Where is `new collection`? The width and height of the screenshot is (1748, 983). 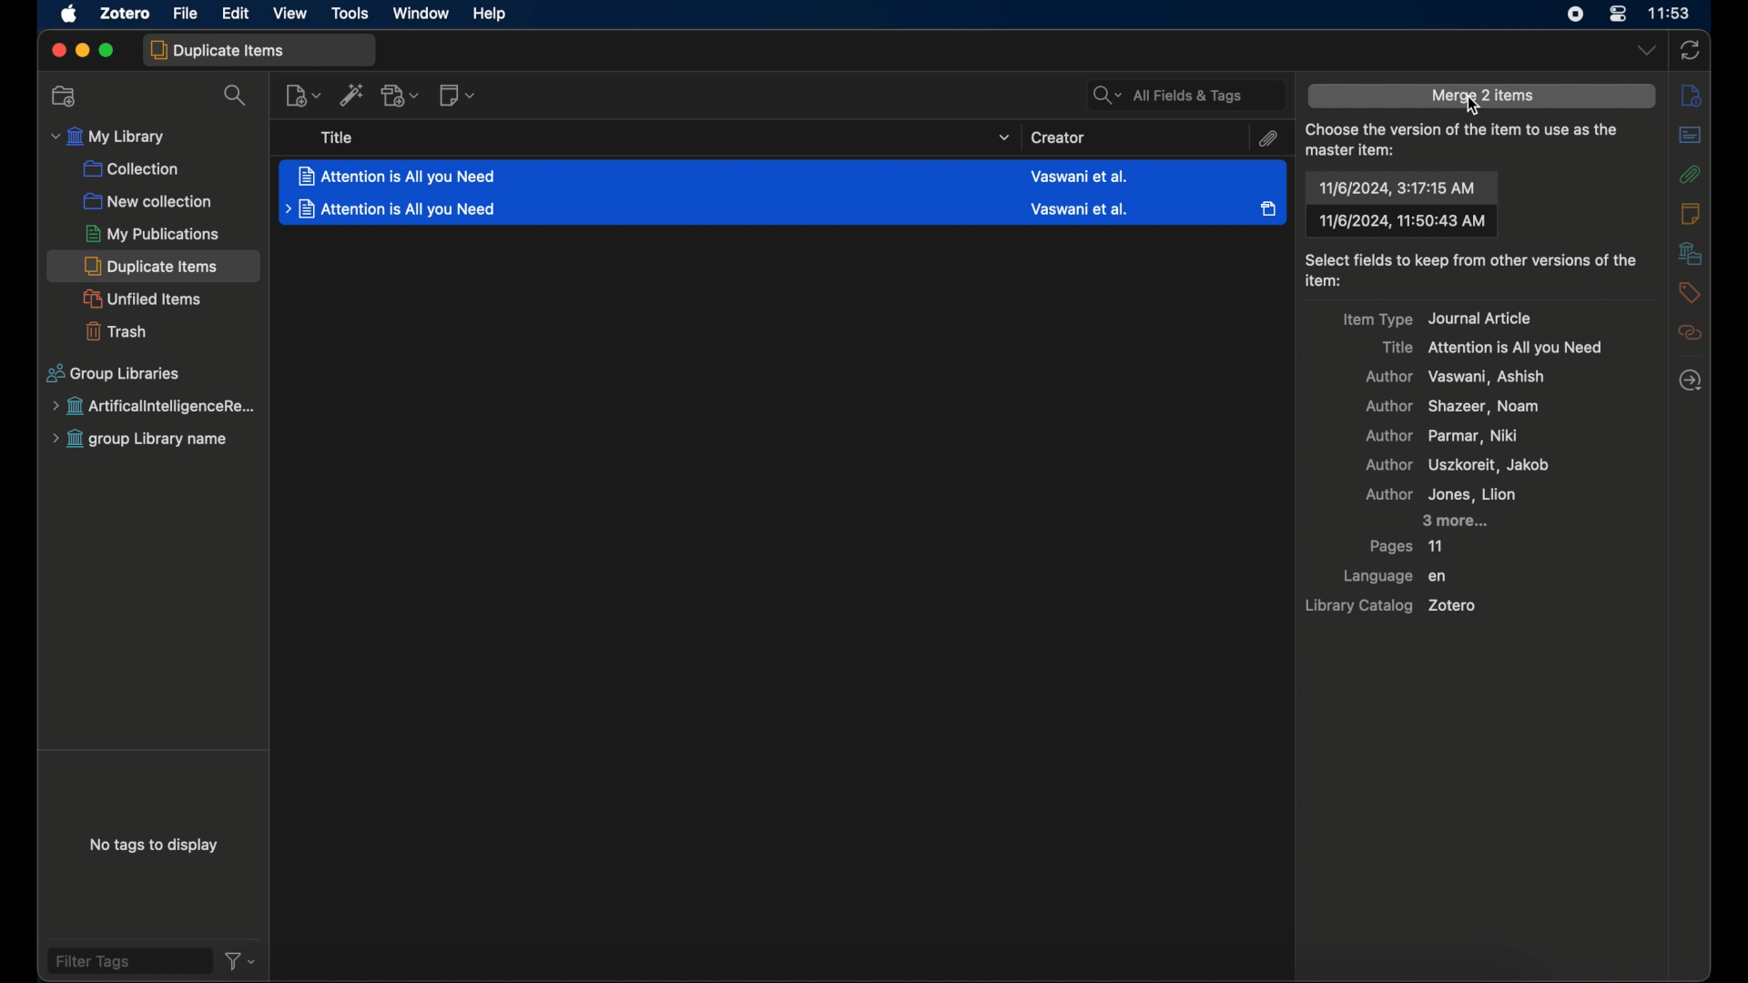 new collection is located at coordinates (65, 97).